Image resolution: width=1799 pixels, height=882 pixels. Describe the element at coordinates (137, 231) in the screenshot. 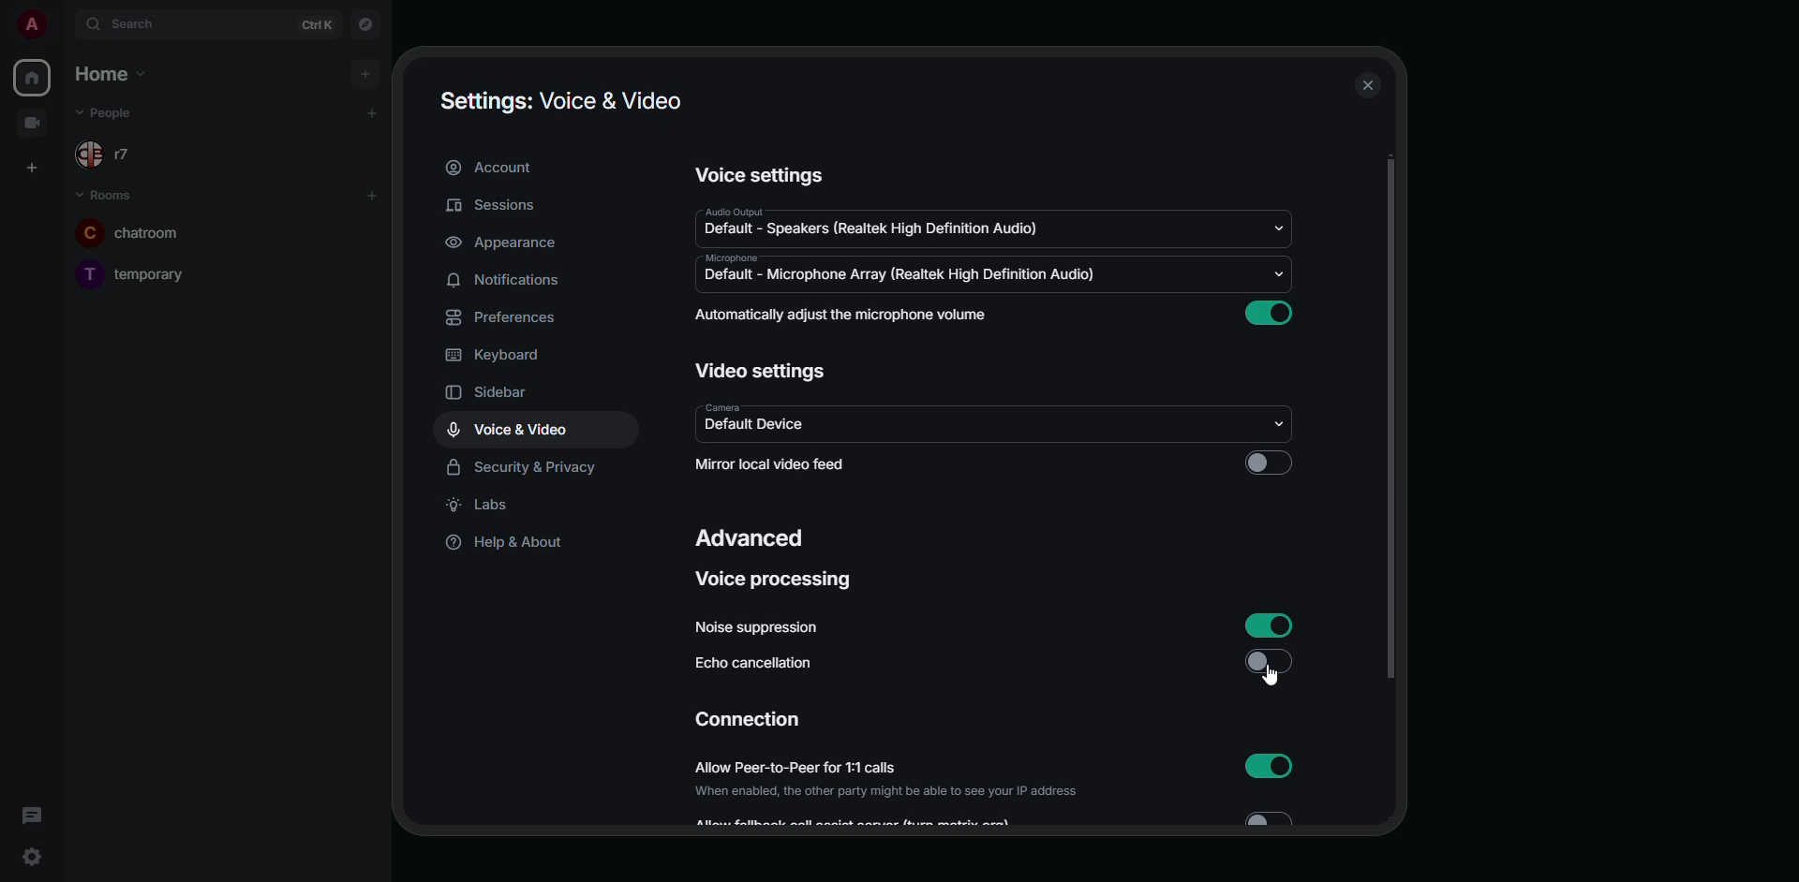

I see `chatroom` at that location.